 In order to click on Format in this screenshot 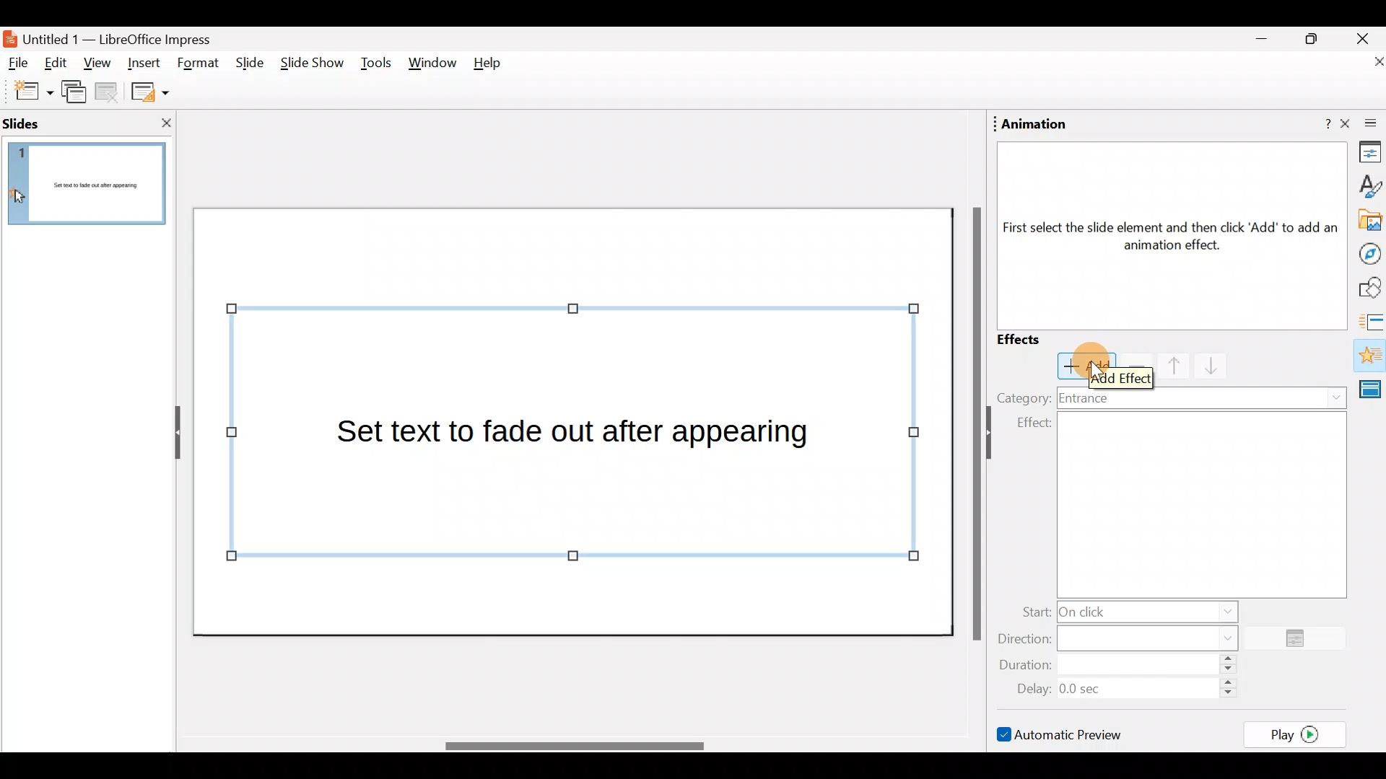, I will do `click(199, 64)`.